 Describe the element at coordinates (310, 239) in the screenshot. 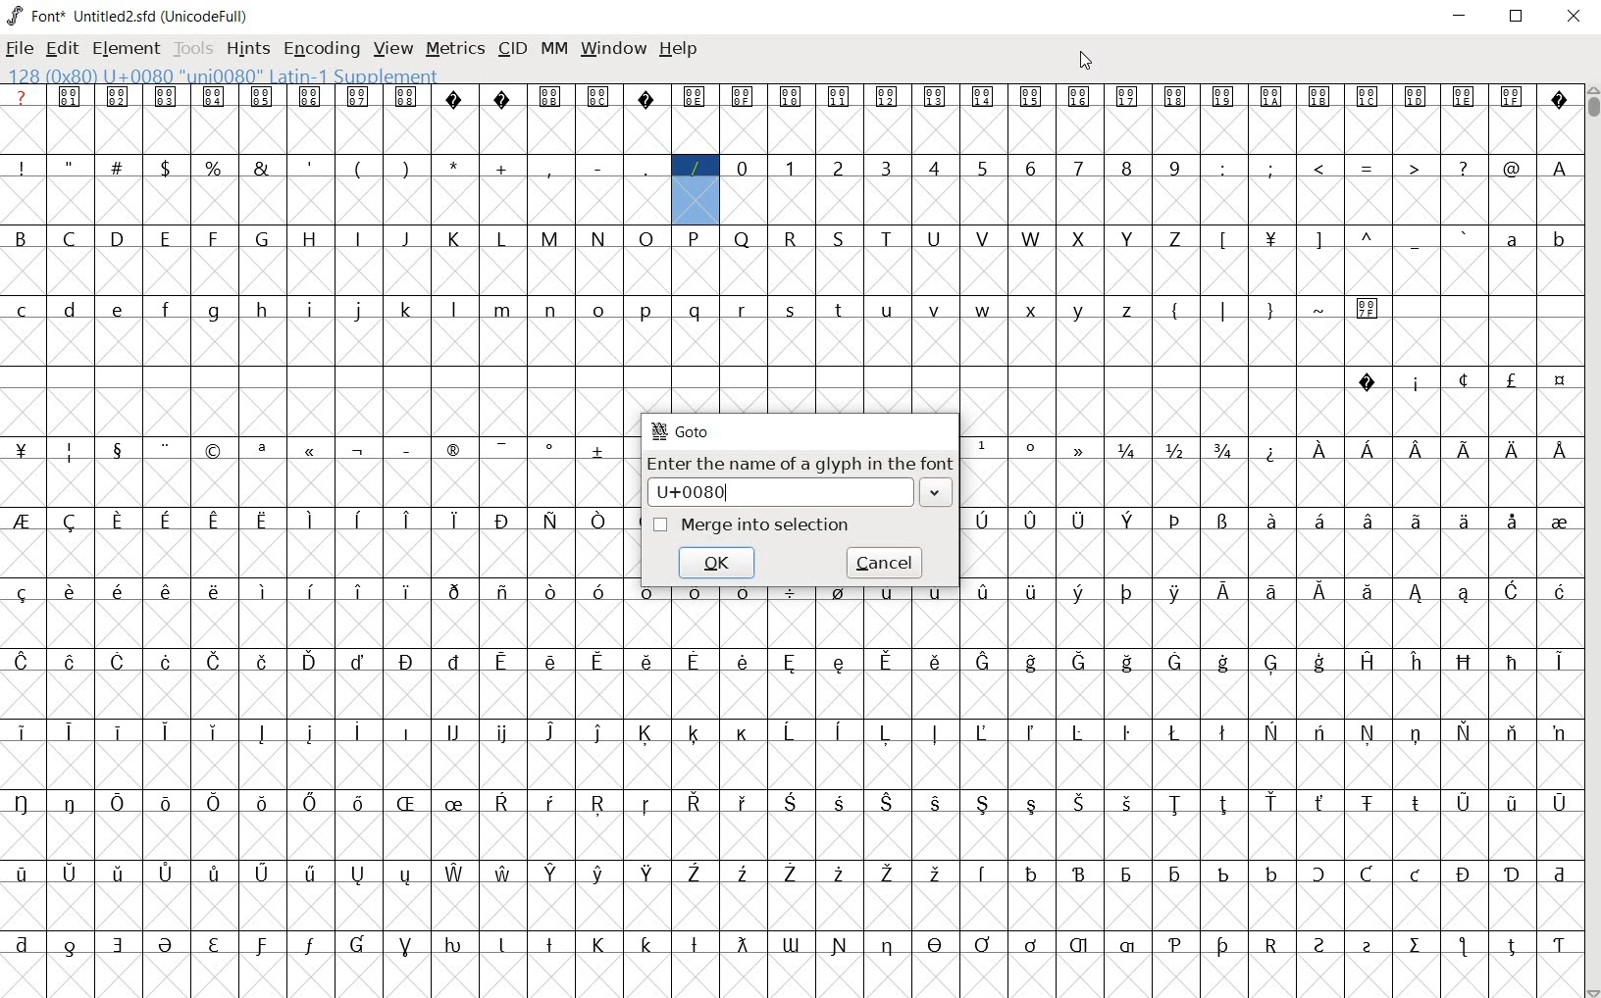

I see `glyph` at that location.